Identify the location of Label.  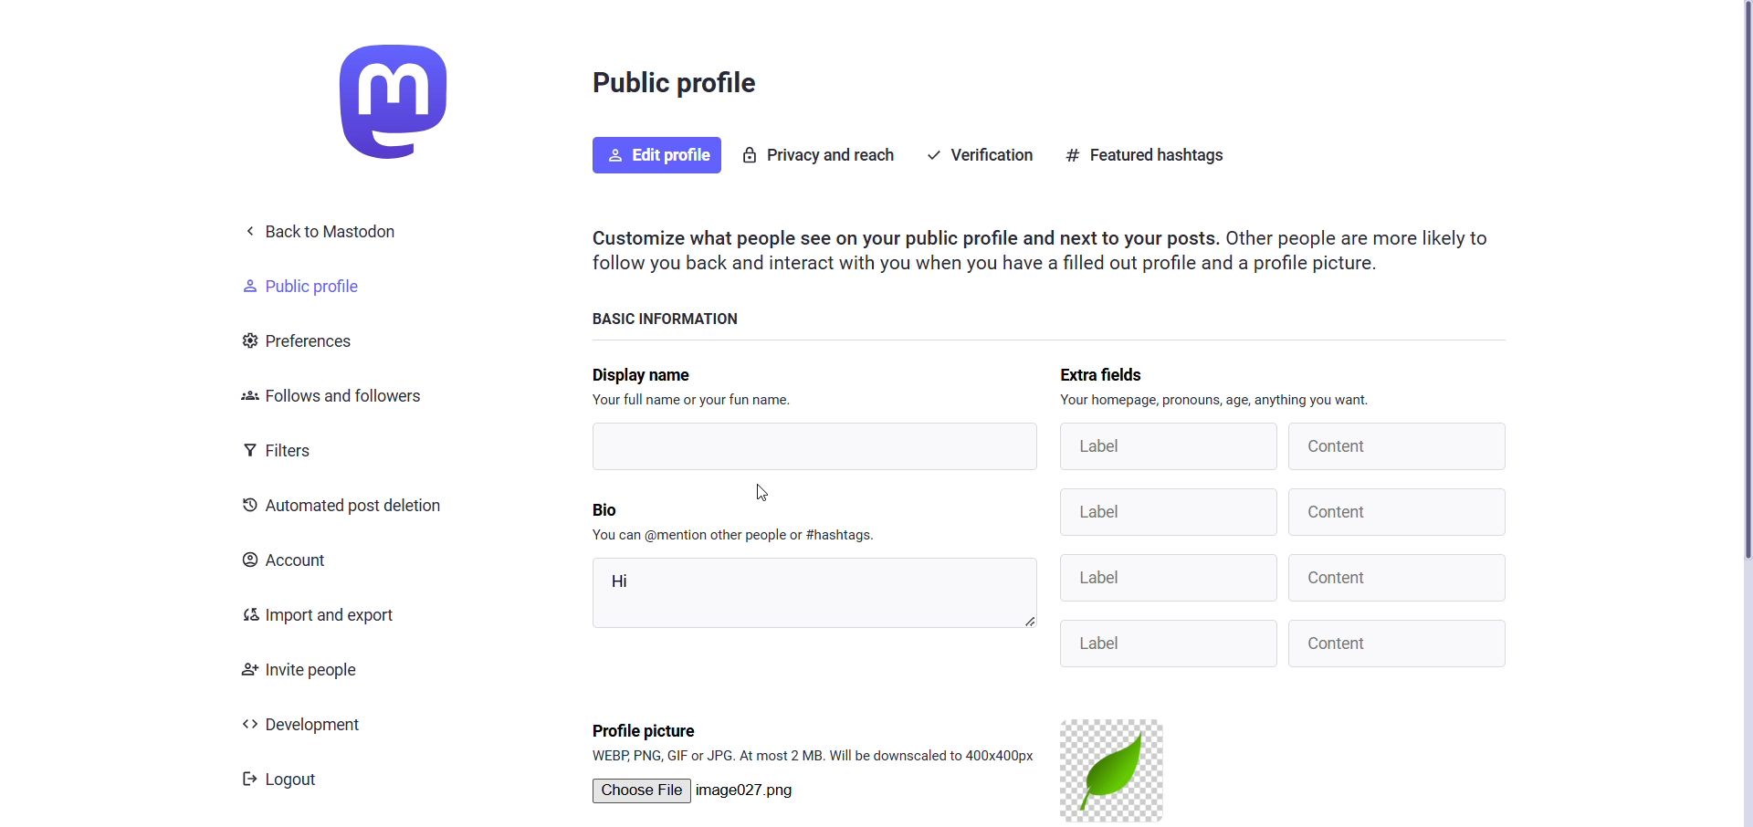
(1168, 577).